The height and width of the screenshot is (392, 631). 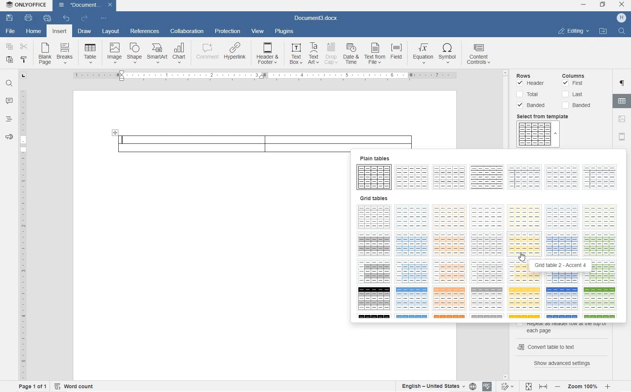 What do you see at coordinates (533, 106) in the screenshot?
I see `Banded` at bounding box center [533, 106].